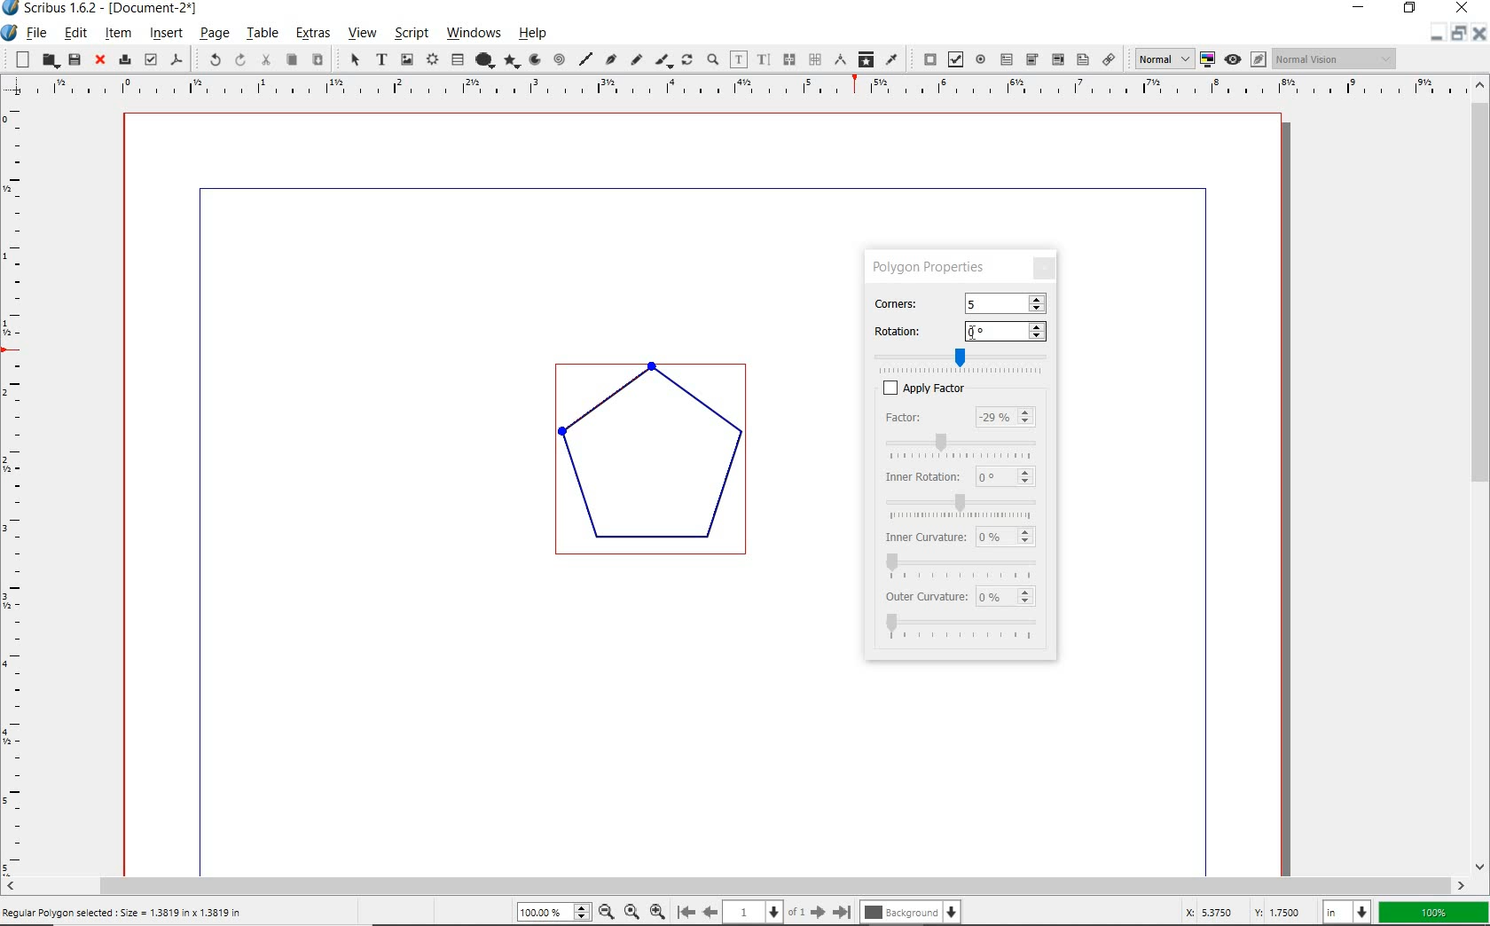  Describe the element at coordinates (608, 59) in the screenshot. I see `Bezier curve` at that location.